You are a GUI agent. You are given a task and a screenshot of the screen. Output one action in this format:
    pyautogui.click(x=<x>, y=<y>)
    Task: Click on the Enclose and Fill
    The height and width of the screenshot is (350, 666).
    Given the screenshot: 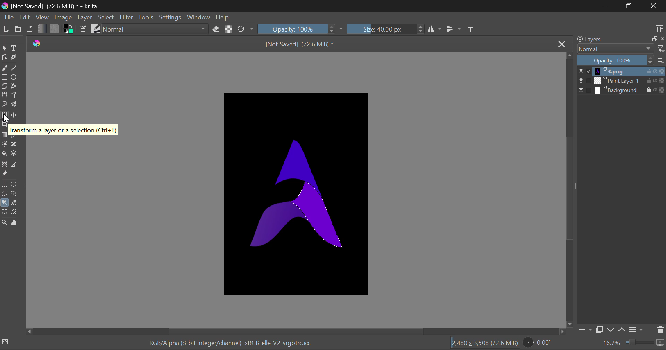 What is the action you would take?
    pyautogui.click(x=16, y=155)
    